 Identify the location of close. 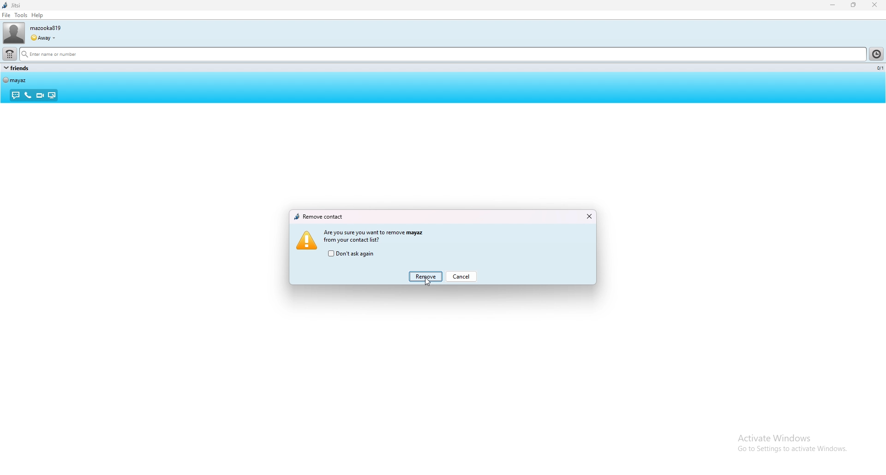
(874, 5).